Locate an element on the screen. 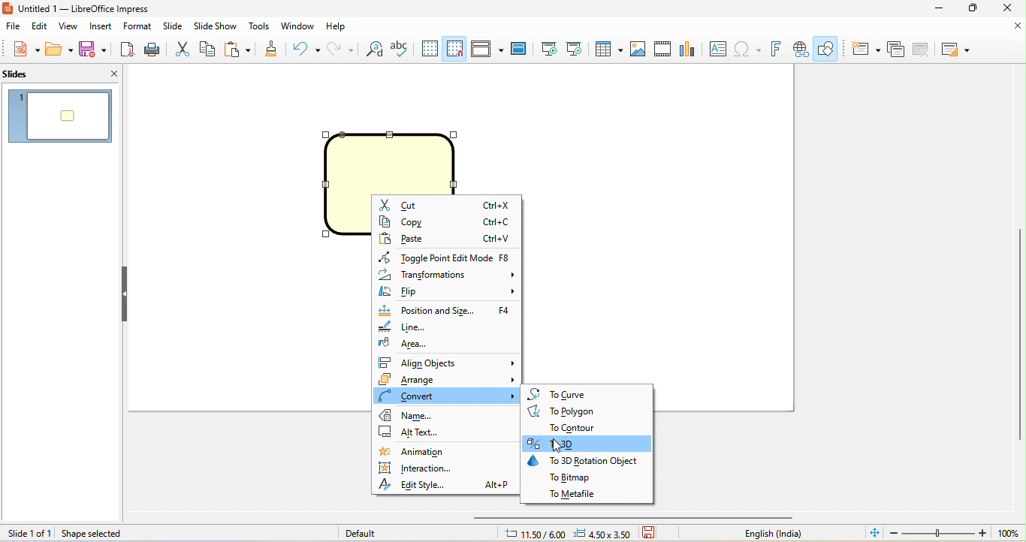 The width and height of the screenshot is (1026, 542). fit slide to current window is located at coordinates (874, 534).